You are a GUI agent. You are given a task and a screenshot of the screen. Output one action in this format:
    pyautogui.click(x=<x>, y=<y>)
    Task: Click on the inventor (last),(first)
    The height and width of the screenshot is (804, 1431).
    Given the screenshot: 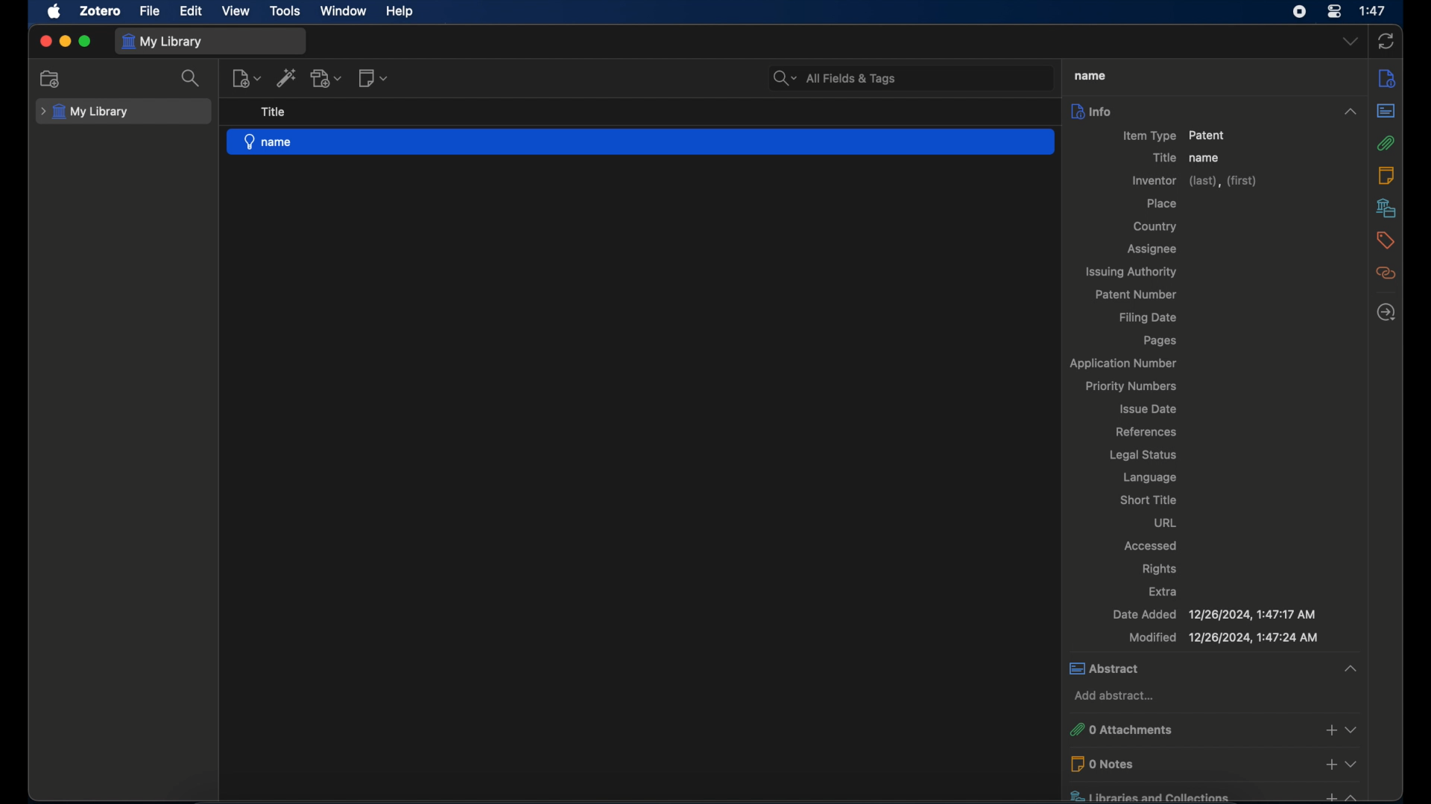 What is the action you would take?
    pyautogui.click(x=1194, y=181)
    